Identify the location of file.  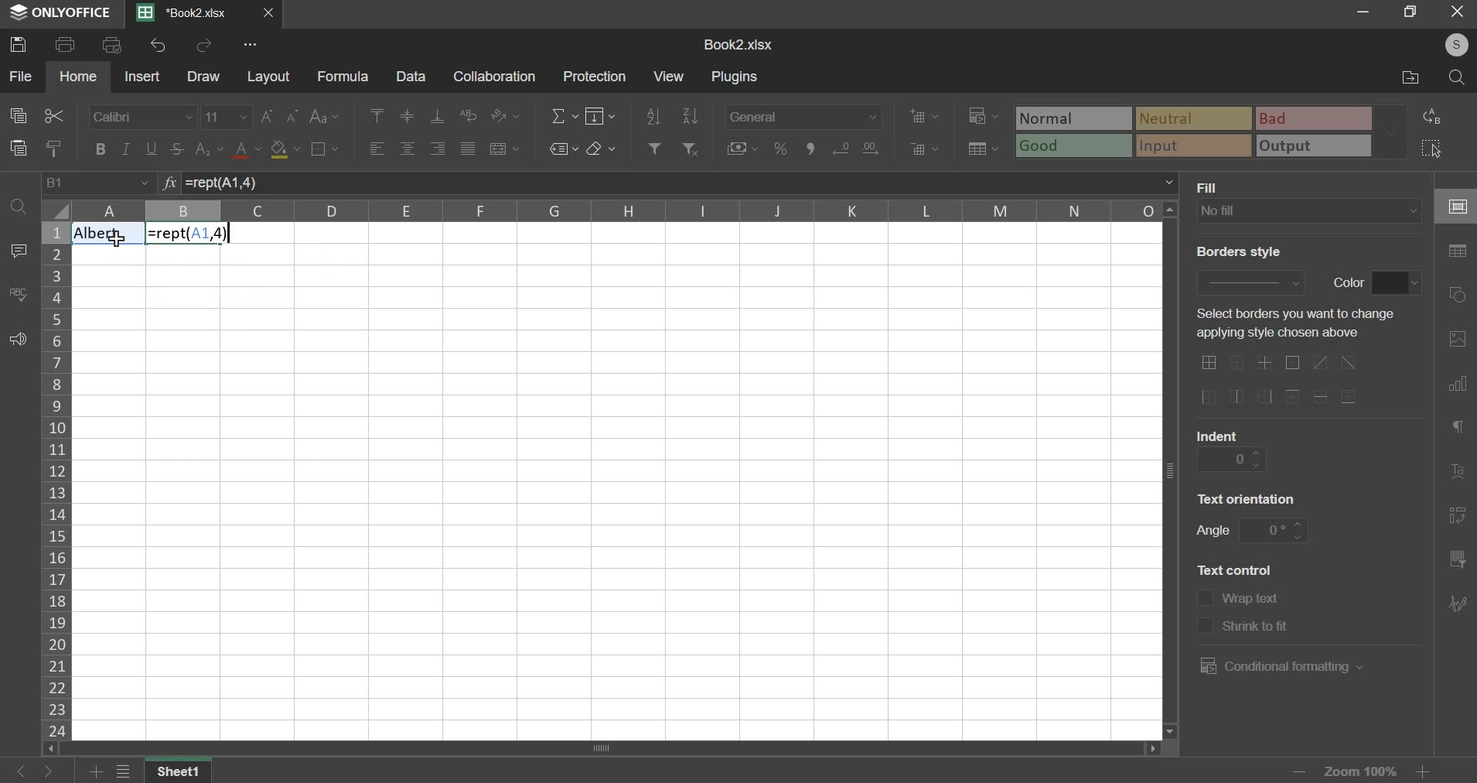
(20, 75).